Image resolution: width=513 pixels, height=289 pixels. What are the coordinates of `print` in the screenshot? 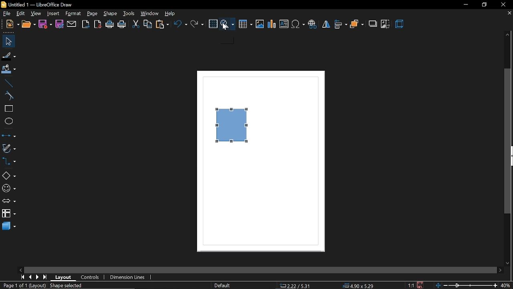 It's located at (122, 24).